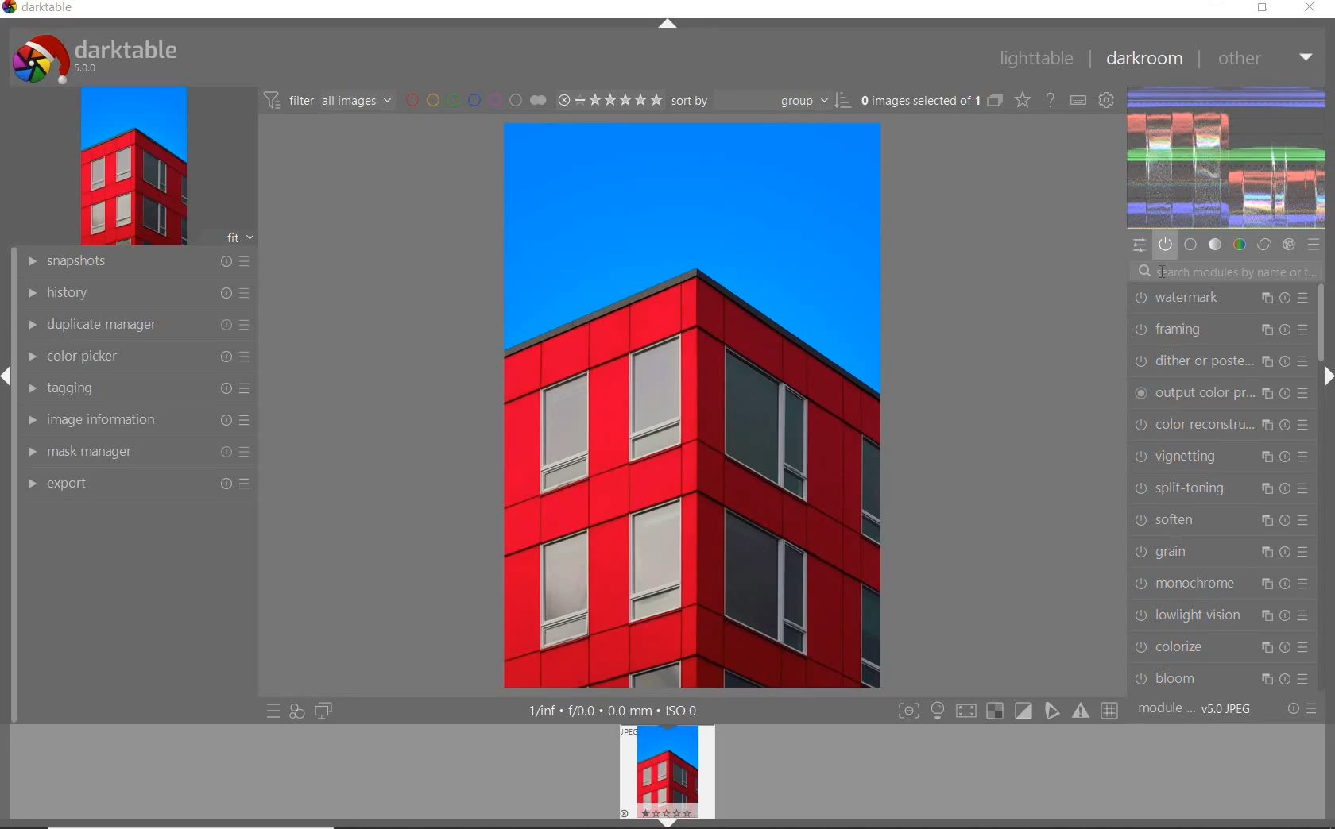 The image size is (1335, 829). I want to click on correct, so click(1264, 245).